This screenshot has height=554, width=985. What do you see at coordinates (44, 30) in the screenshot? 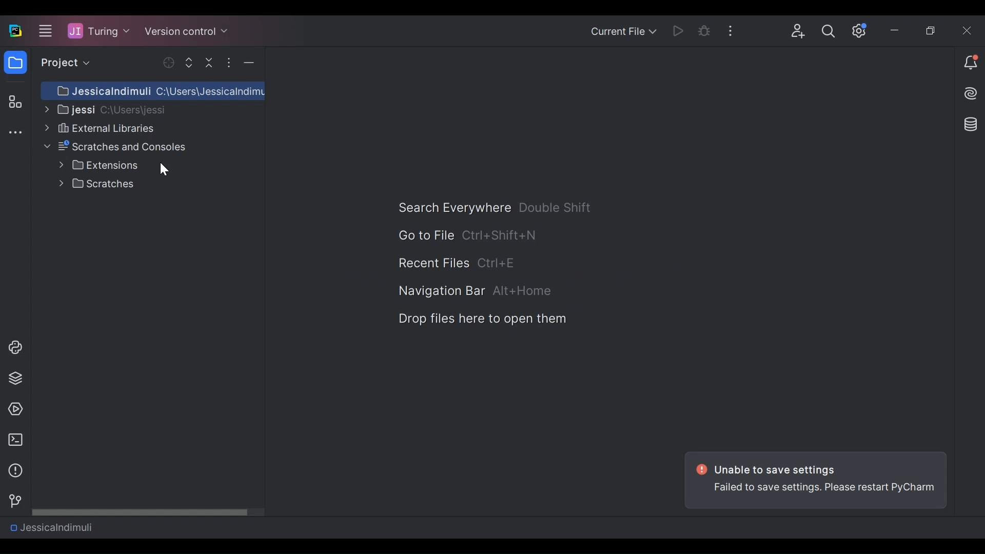
I see `Main  menu` at bounding box center [44, 30].